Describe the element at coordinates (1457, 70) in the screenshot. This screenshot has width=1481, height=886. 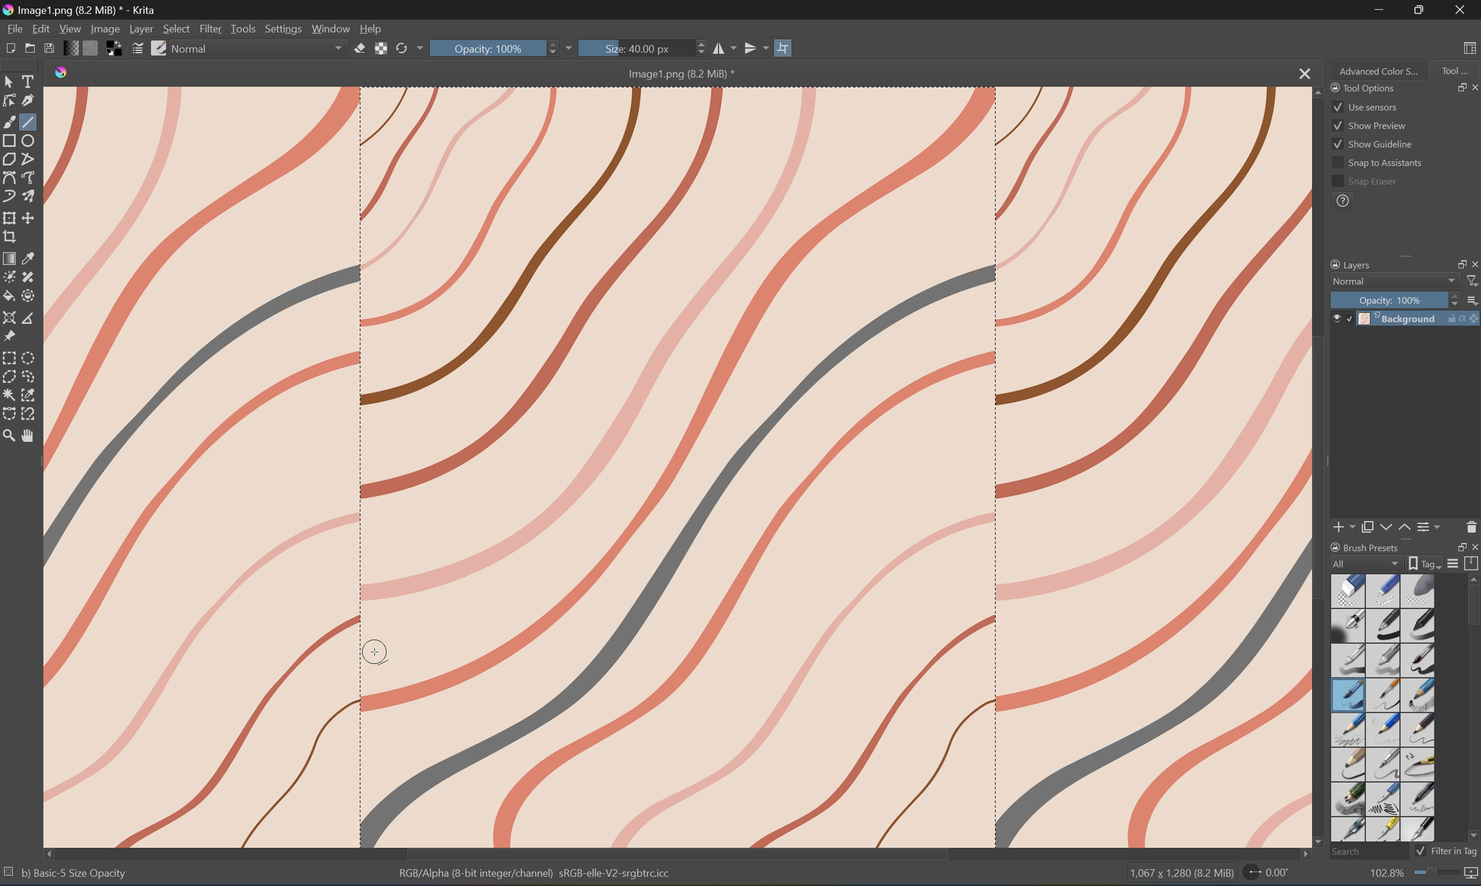
I see `Tool...` at that location.